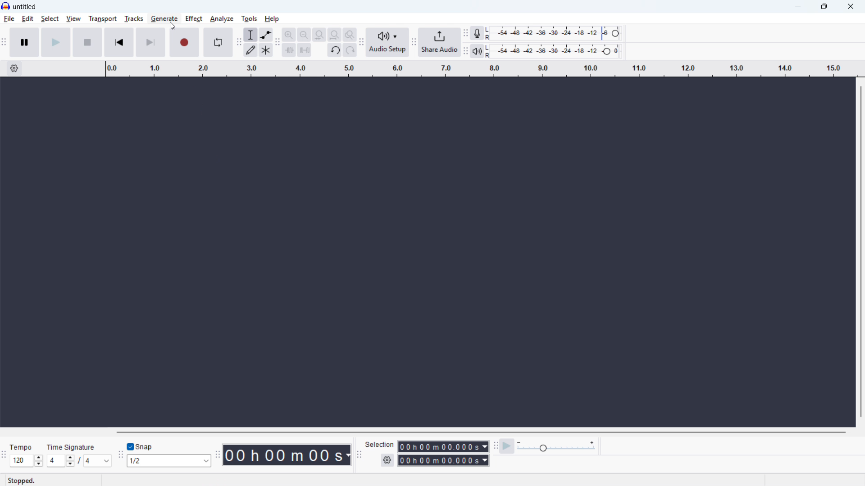  Describe the element at coordinates (349, 35) in the screenshot. I see `Toggle zoom ` at that location.